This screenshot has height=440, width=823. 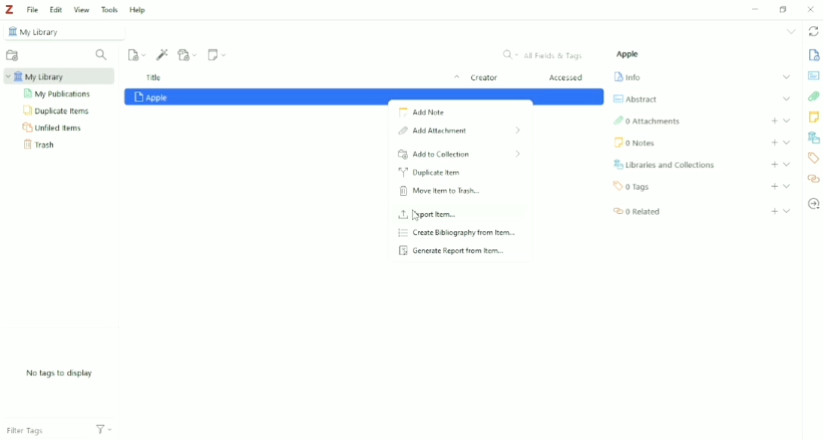 What do you see at coordinates (787, 210) in the screenshot?
I see `Expand section` at bounding box center [787, 210].